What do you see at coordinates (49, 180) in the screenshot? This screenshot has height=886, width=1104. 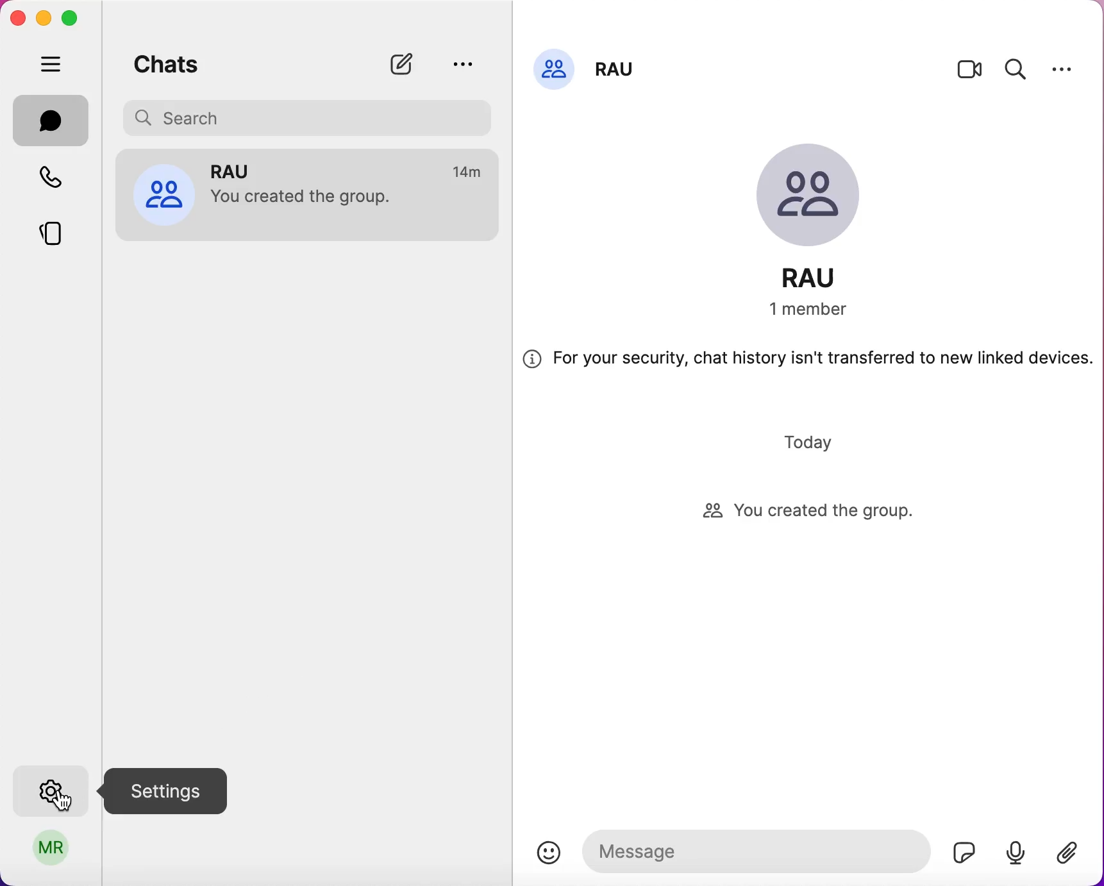 I see `calls` at bounding box center [49, 180].